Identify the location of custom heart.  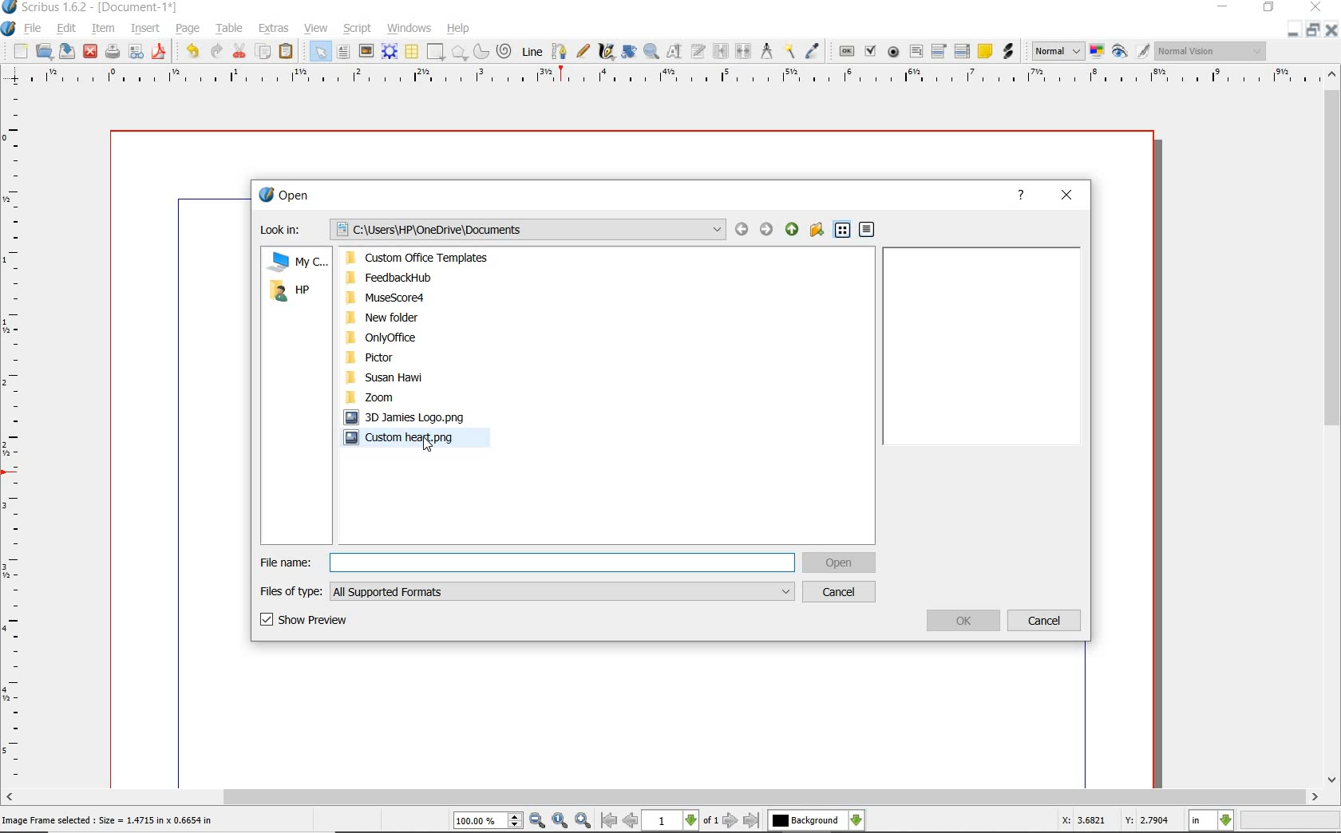
(410, 440).